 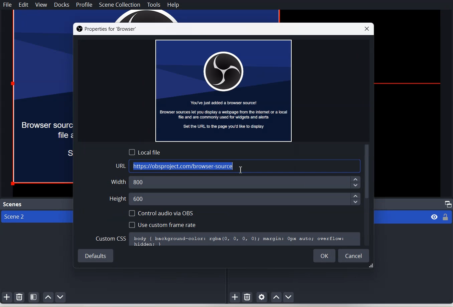 What do you see at coordinates (235, 297) in the screenshot?
I see `Add source` at bounding box center [235, 297].